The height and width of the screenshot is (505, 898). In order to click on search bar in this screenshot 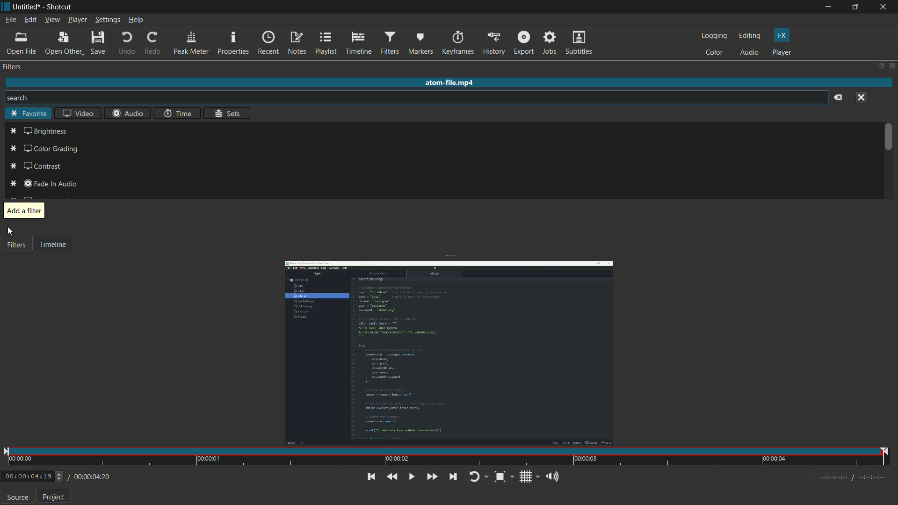, I will do `click(418, 97)`.